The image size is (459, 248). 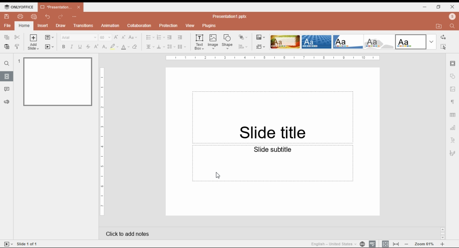 I want to click on align shape, so click(x=244, y=47).